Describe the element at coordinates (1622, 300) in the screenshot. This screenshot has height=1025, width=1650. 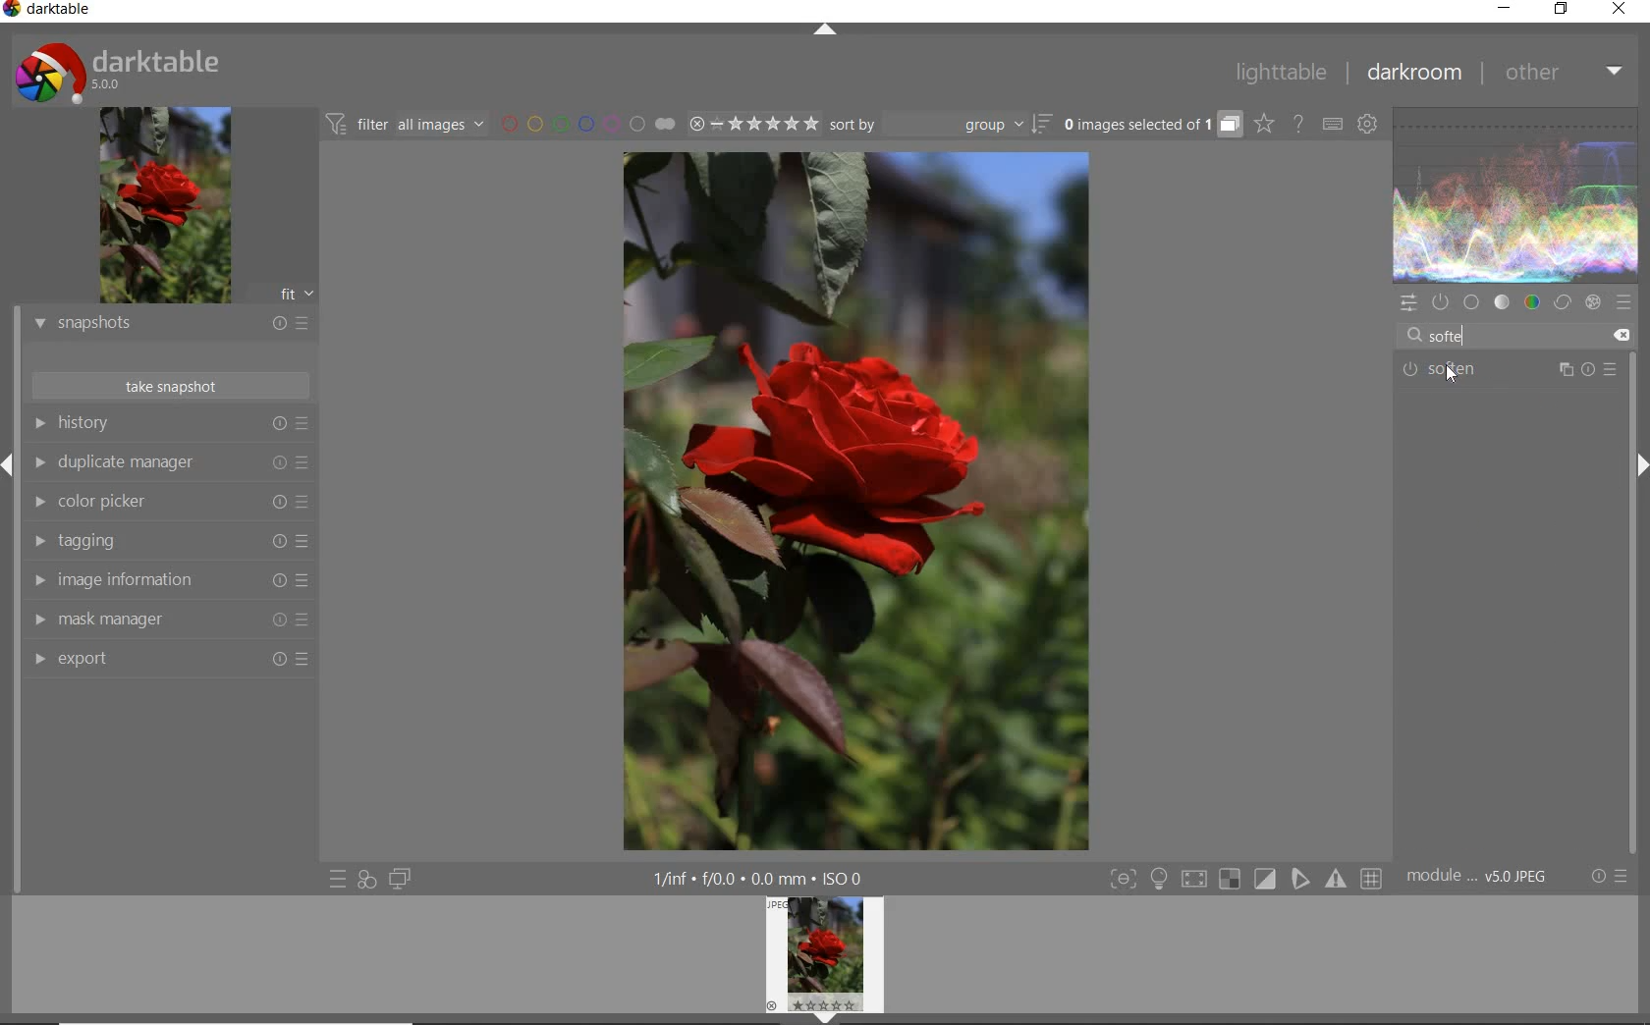
I see `presets` at that location.